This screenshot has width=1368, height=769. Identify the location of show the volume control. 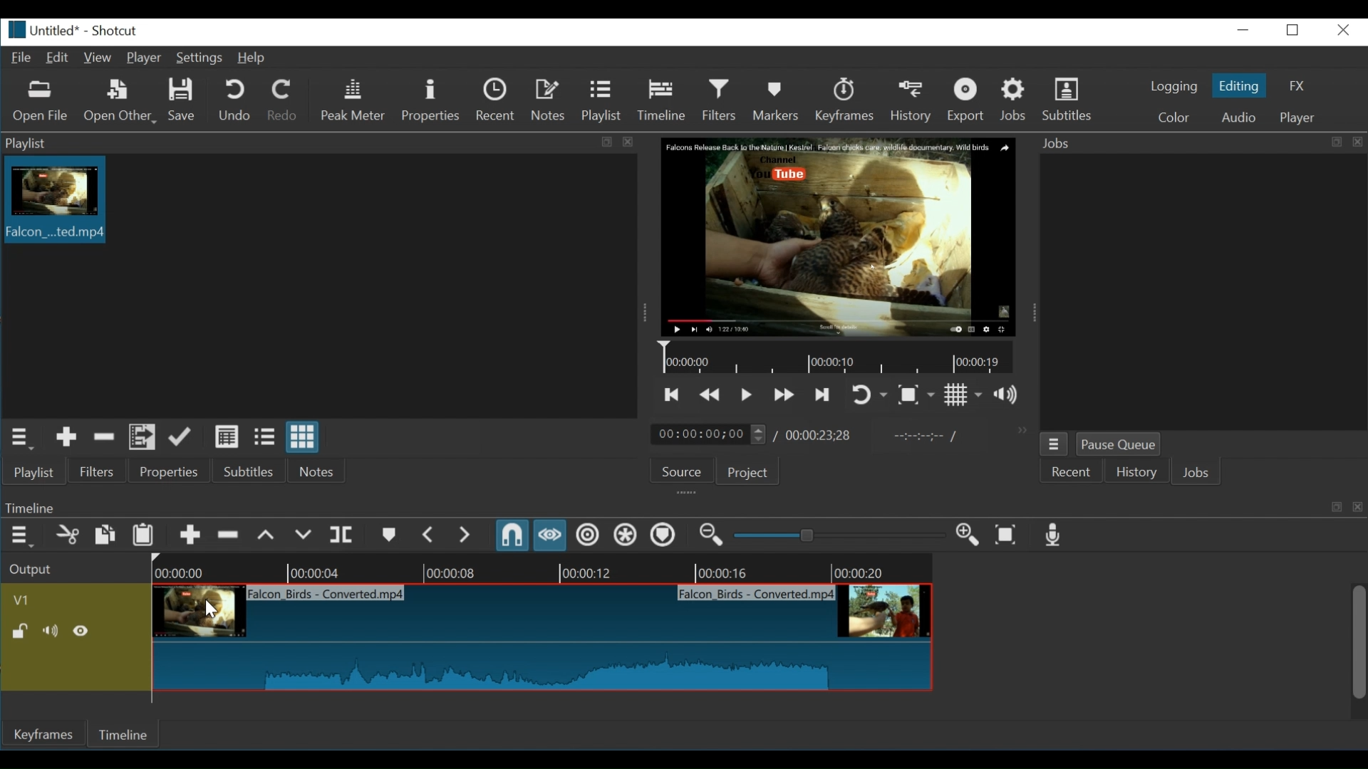
(1010, 394).